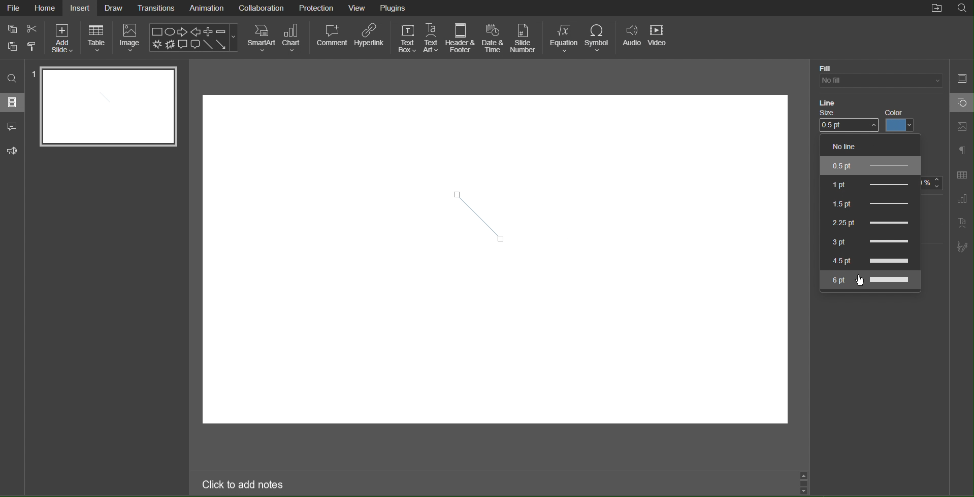 This screenshot has width=974, height=497. What do you see at coordinates (963, 151) in the screenshot?
I see `Paragraph Settings` at bounding box center [963, 151].